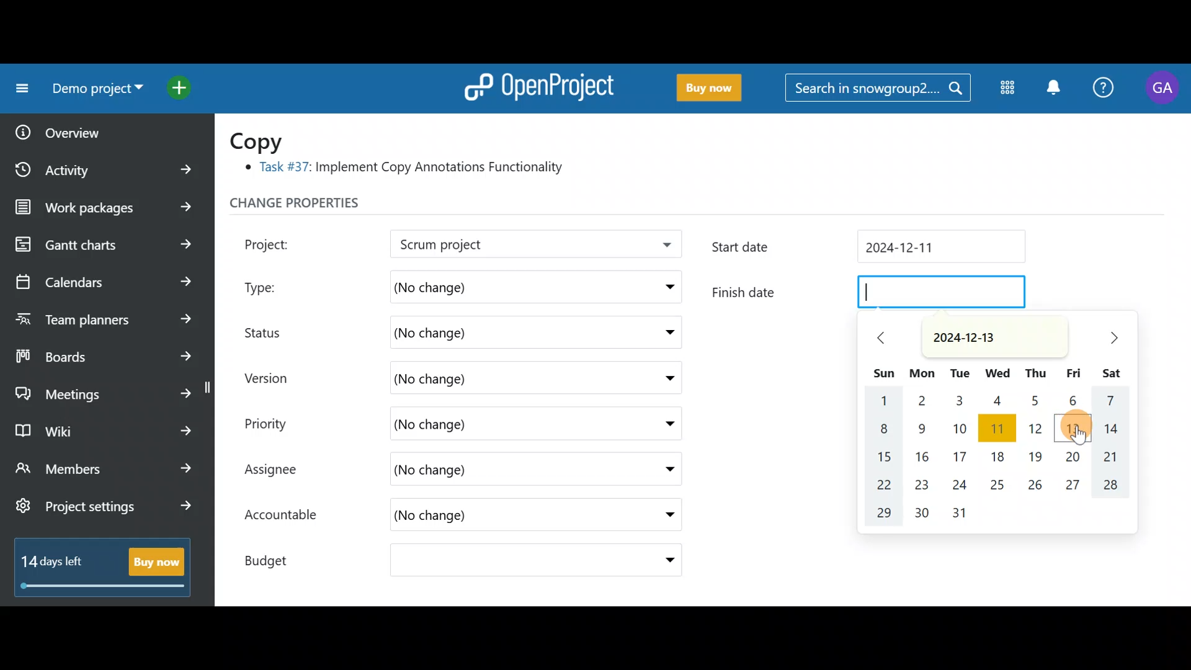 This screenshot has width=1191, height=670. What do you see at coordinates (997, 372) in the screenshot?
I see `Wed` at bounding box center [997, 372].